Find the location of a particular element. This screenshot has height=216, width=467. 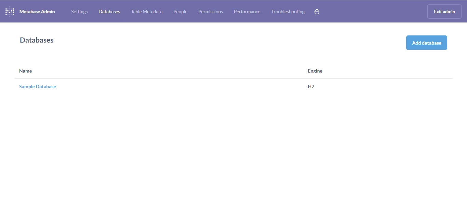

table metadata is located at coordinates (147, 12).